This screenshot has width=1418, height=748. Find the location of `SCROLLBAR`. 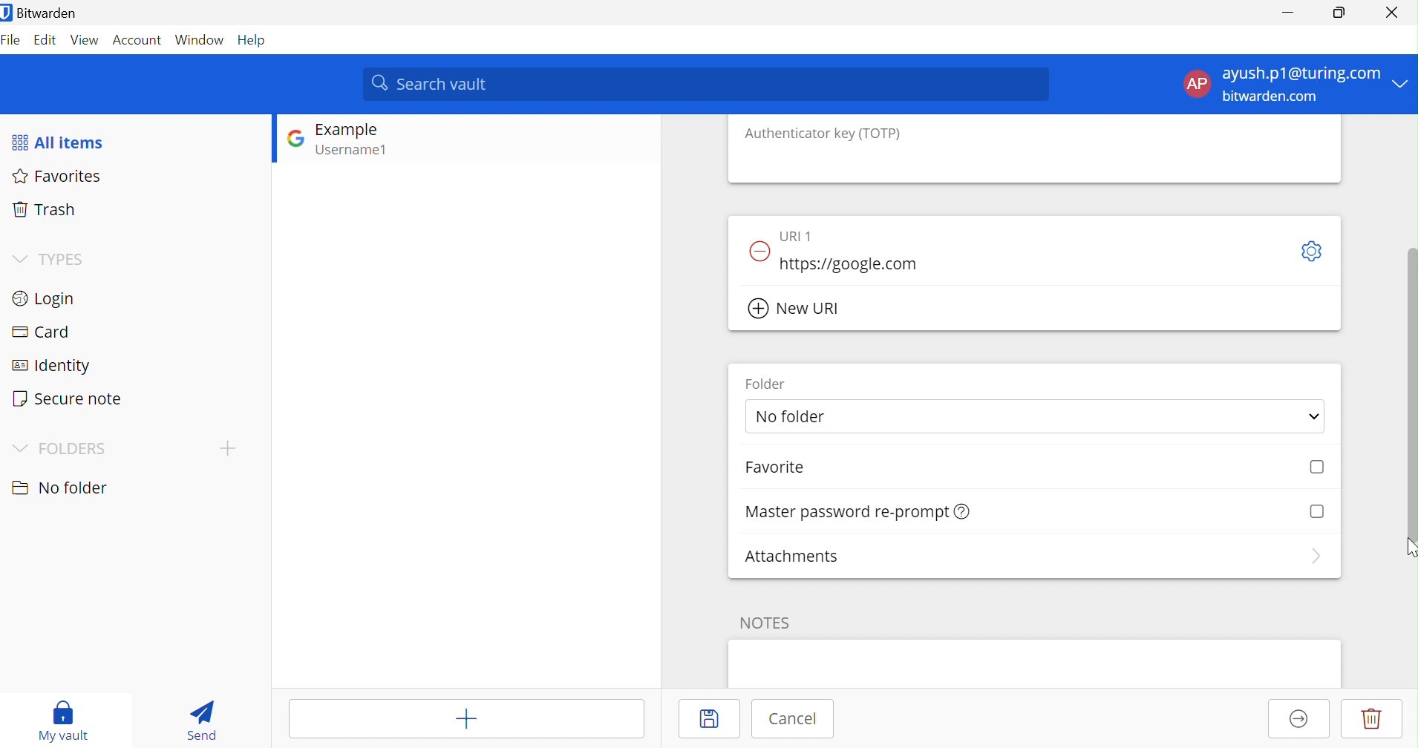

SCROLLBAR is located at coordinates (1409, 378).